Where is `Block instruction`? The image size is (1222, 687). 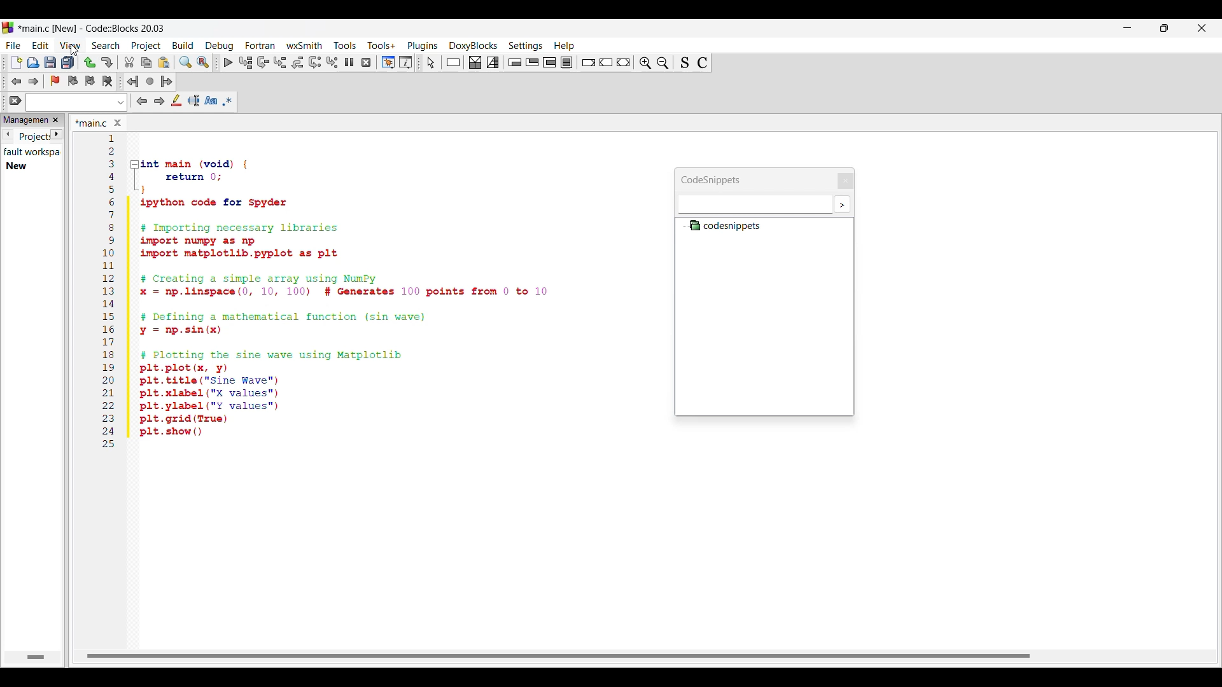 Block instruction is located at coordinates (566, 62).